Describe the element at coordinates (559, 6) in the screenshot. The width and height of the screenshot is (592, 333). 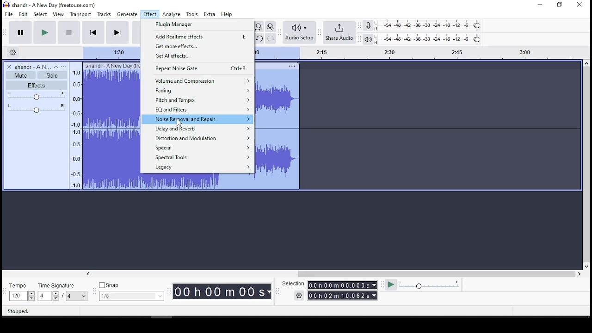
I see `restore` at that location.